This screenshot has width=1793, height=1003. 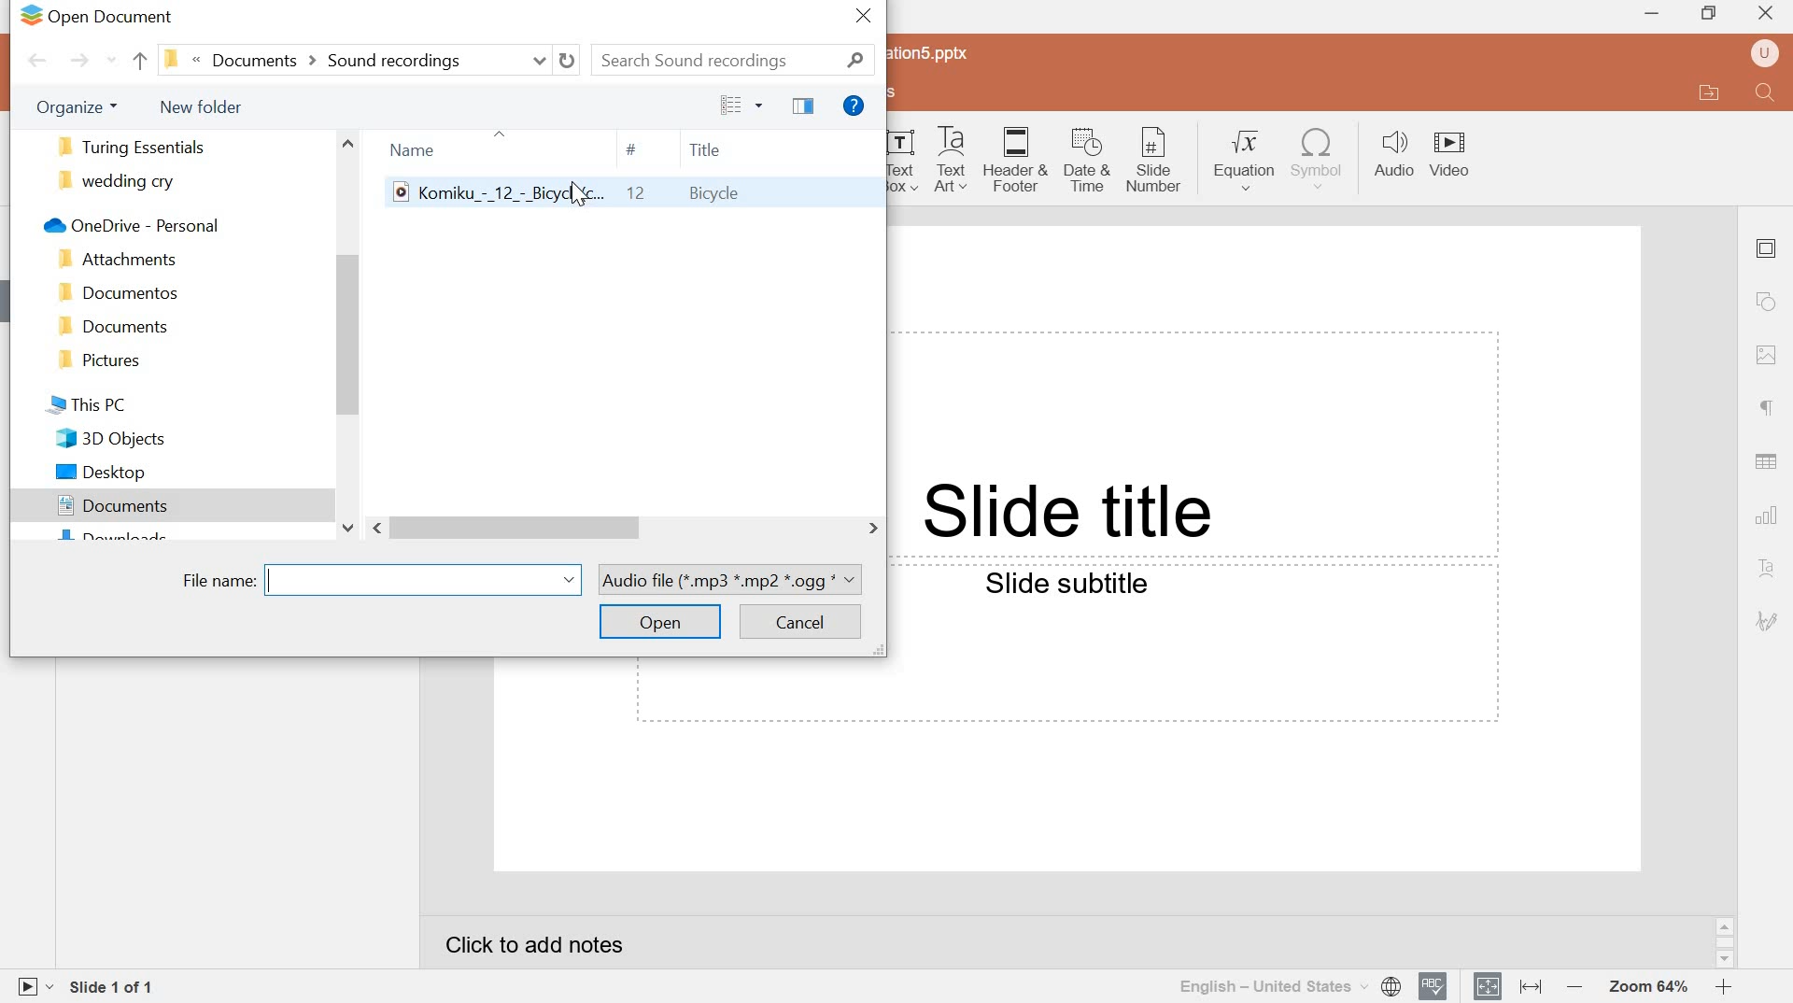 I want to click on click to add notes, so click(x=536, y=945).